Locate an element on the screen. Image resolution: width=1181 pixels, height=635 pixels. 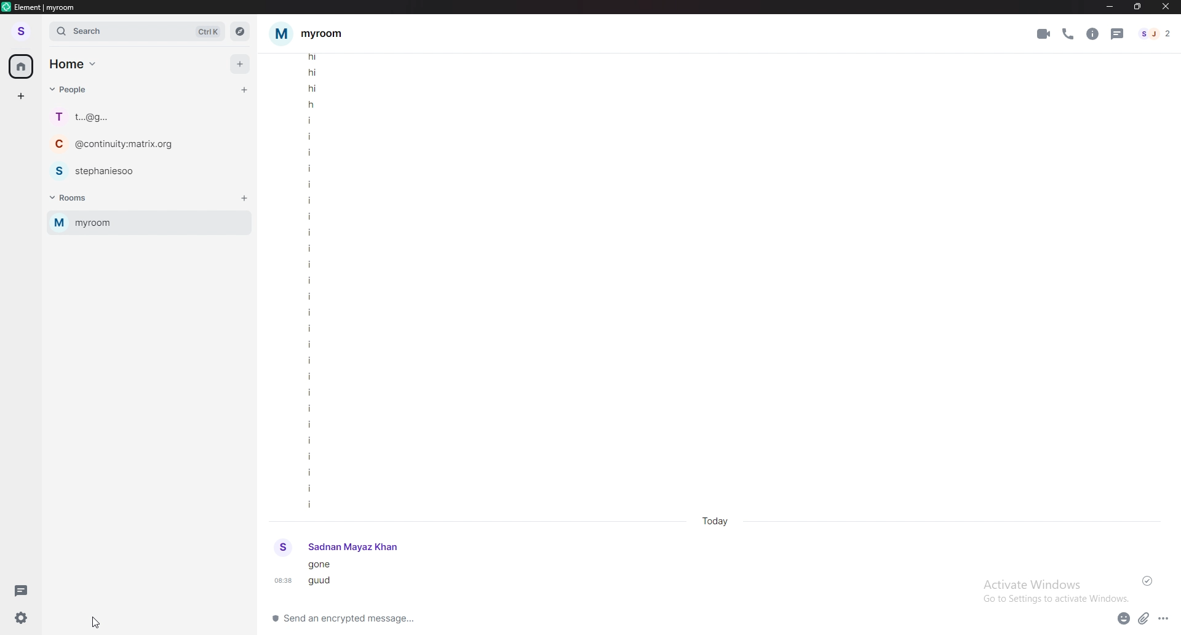
rooms is located at coordinates (74, 199).